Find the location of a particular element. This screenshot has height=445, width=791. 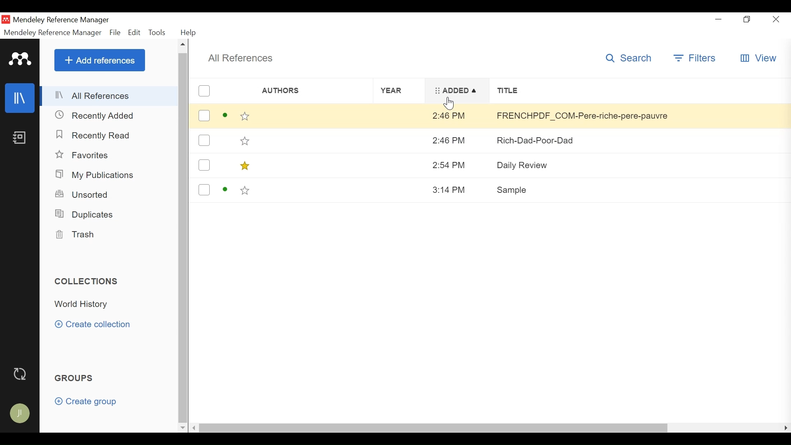

2:54 PM is located at coordinates (457, 116).